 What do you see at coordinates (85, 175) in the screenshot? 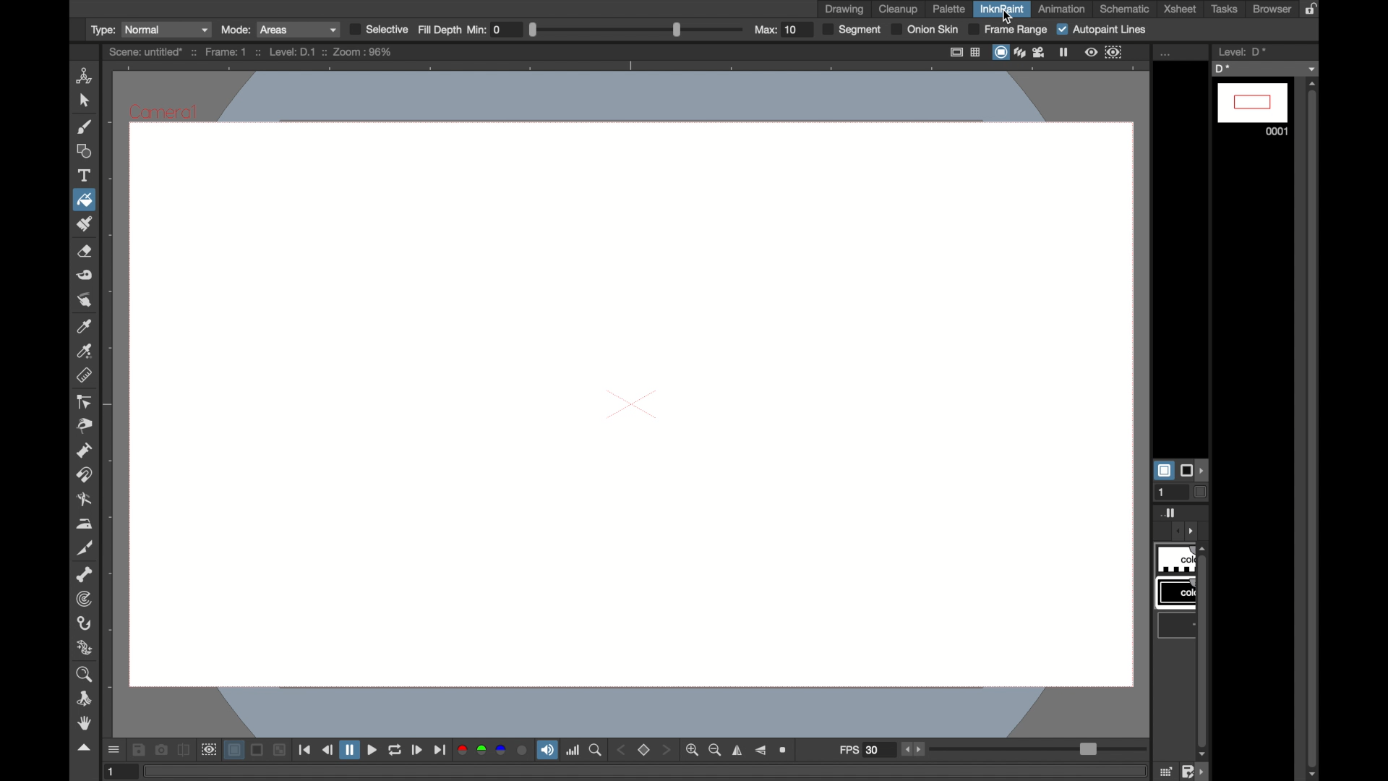
I see `type tool` at bounding box center [85, 175].